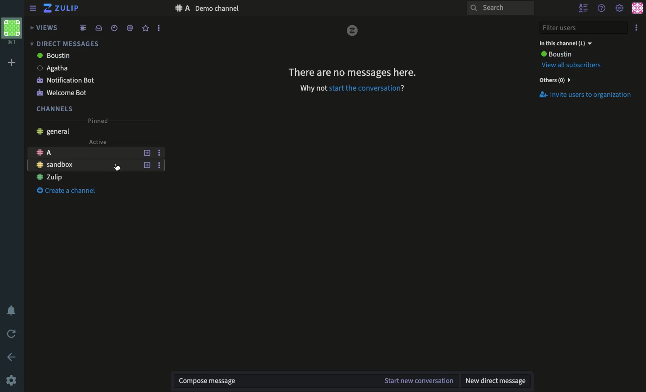  Describe the element at coordinates (147, 153) in the screenshot. I see `Add a topic` at that location.